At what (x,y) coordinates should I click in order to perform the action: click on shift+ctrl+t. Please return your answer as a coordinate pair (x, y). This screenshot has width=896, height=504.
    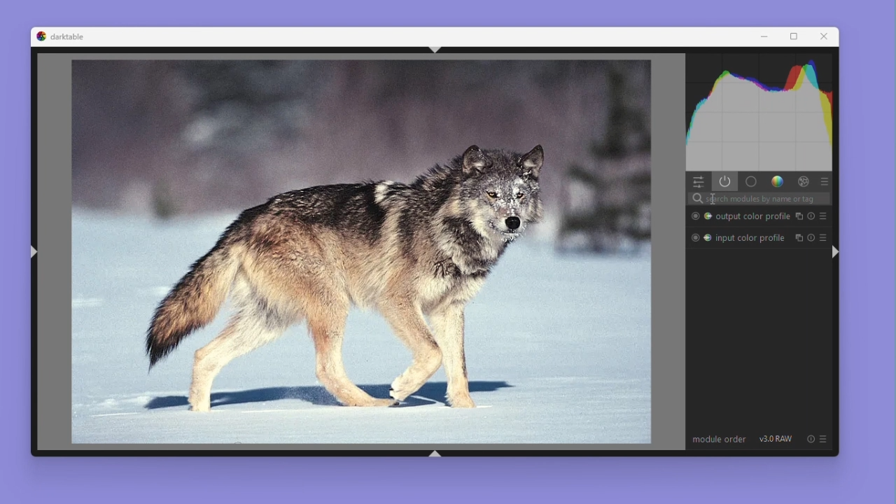
    Looking at the image, I should click on (433, 50).